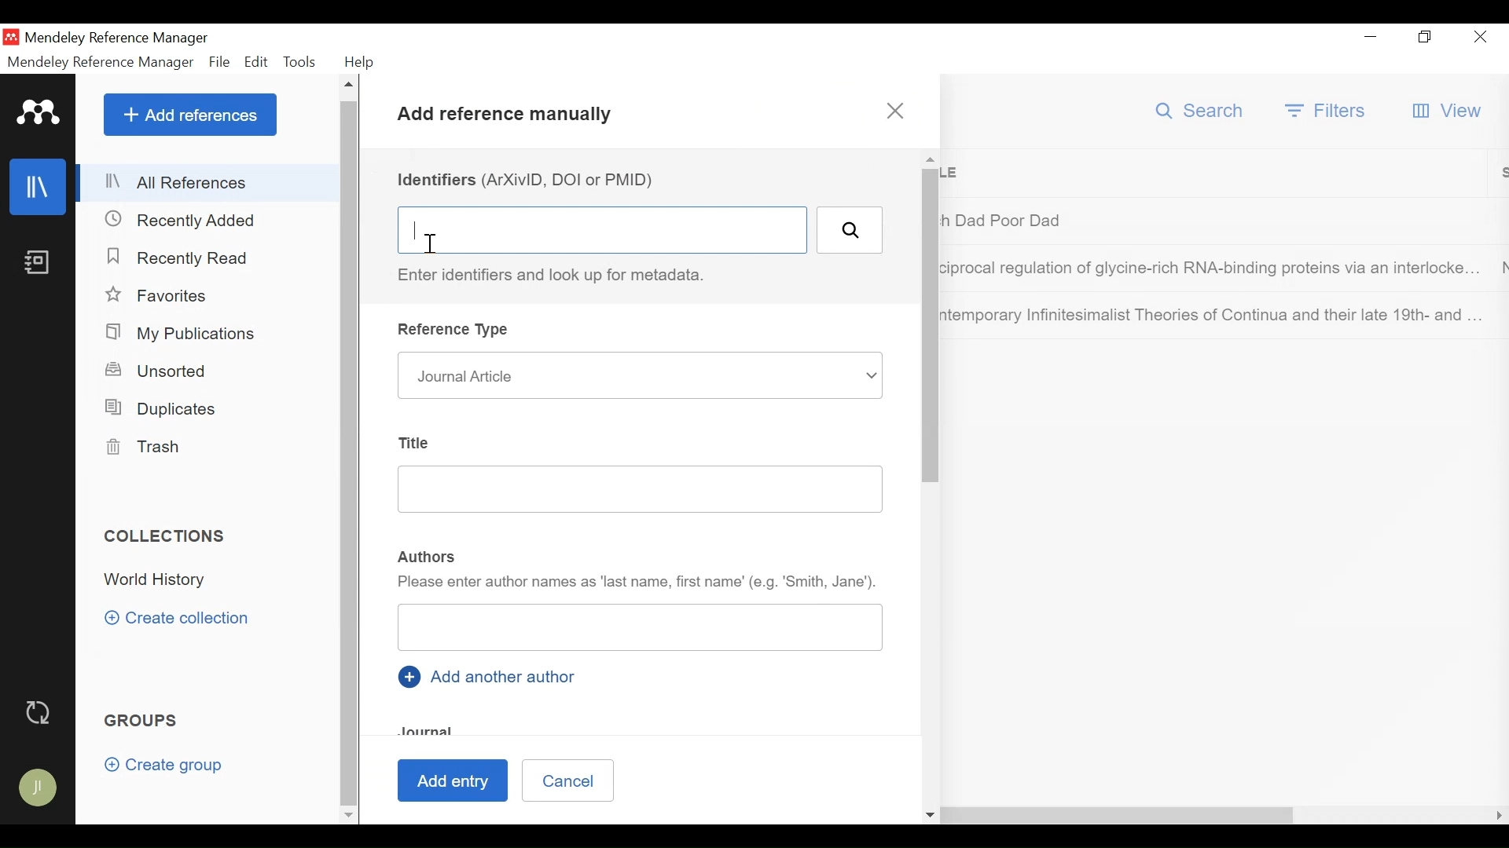 Image resolution: width=1509 pixels, height=848 pixels. I want to click on Create group, so click(163, 766).